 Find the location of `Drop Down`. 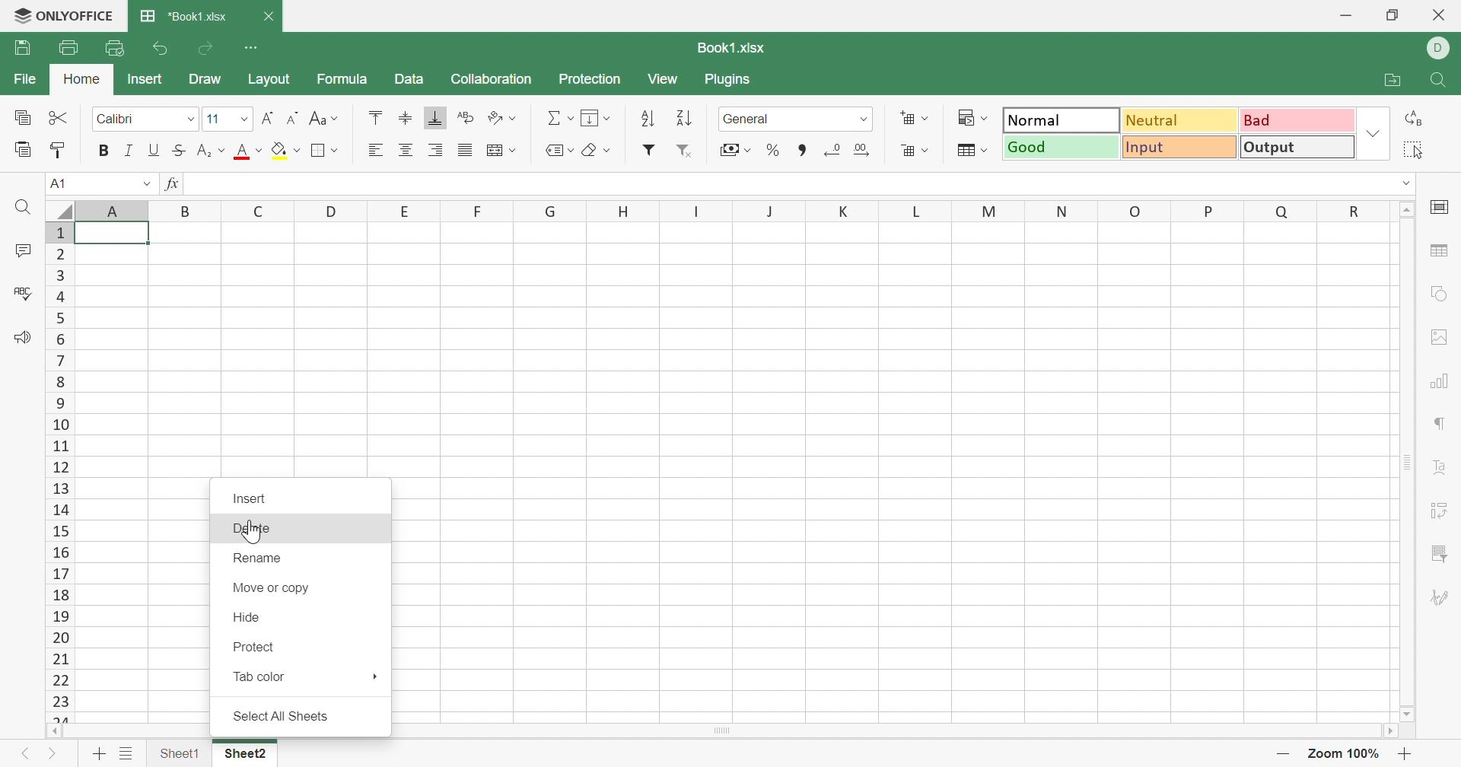

Drop Down is located at coordinates (515, 150).